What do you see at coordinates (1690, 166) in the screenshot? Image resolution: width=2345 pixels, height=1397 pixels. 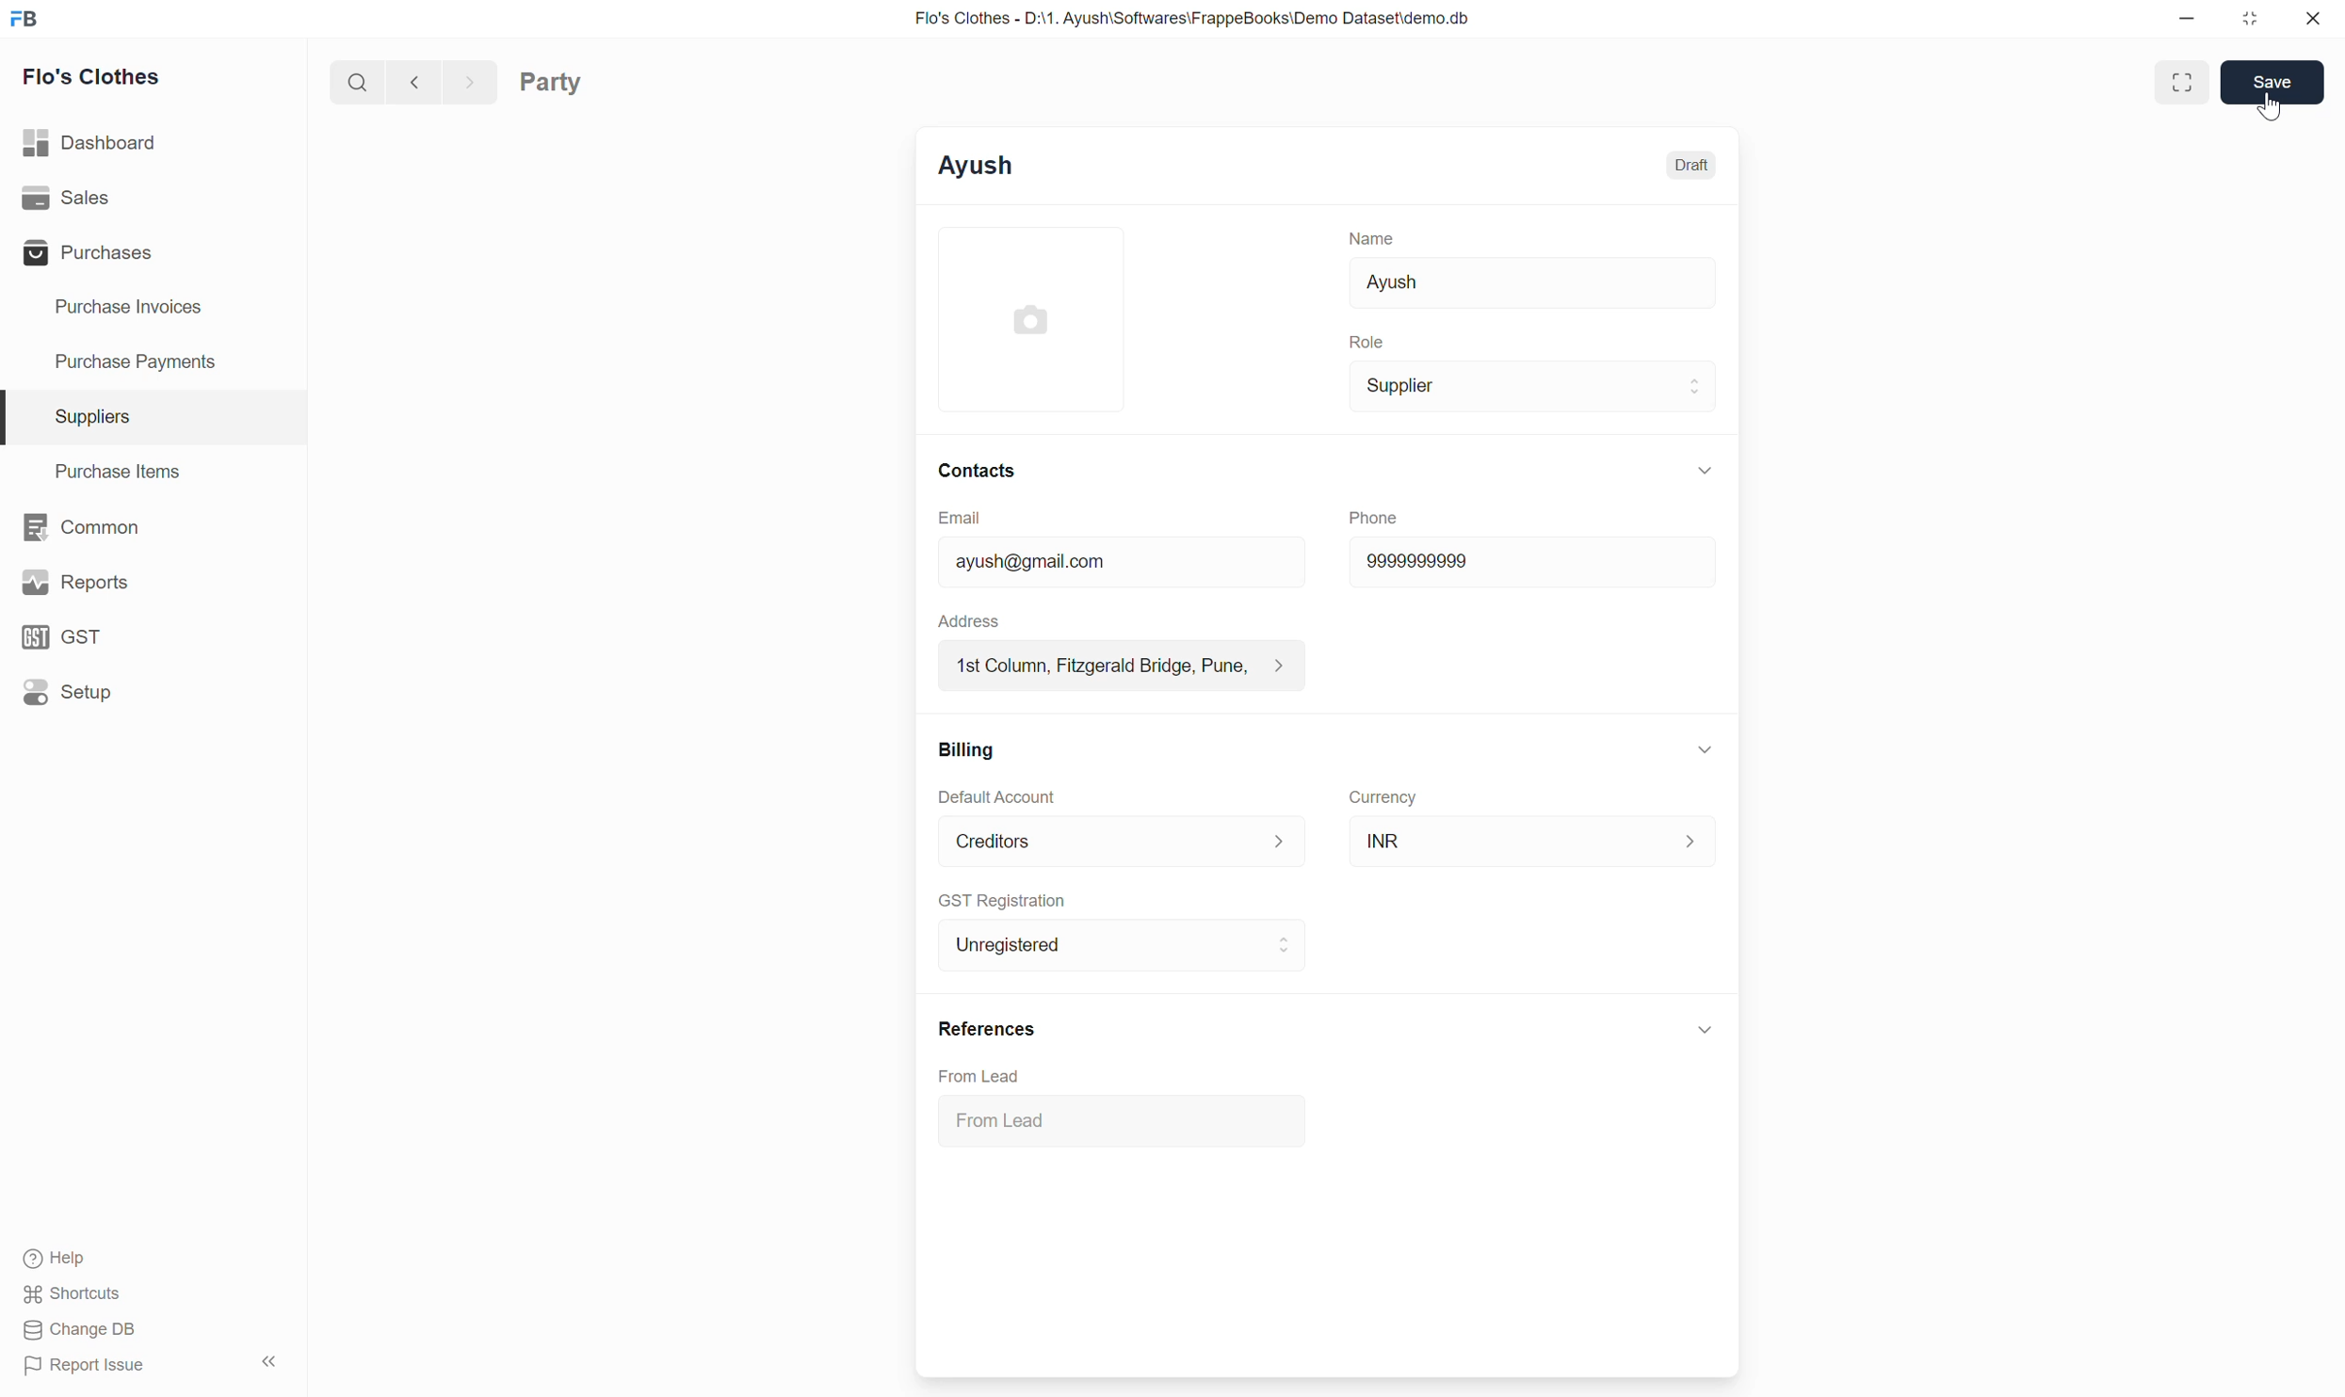 I see `Draft` at bounding box center [1690, 166].